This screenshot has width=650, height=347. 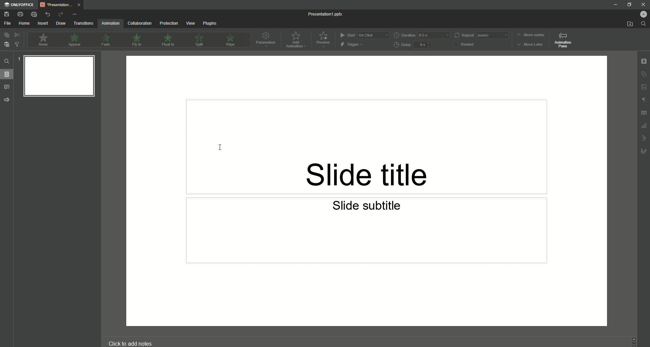 I want to click on Collaboration, so click(x=139, y=24).